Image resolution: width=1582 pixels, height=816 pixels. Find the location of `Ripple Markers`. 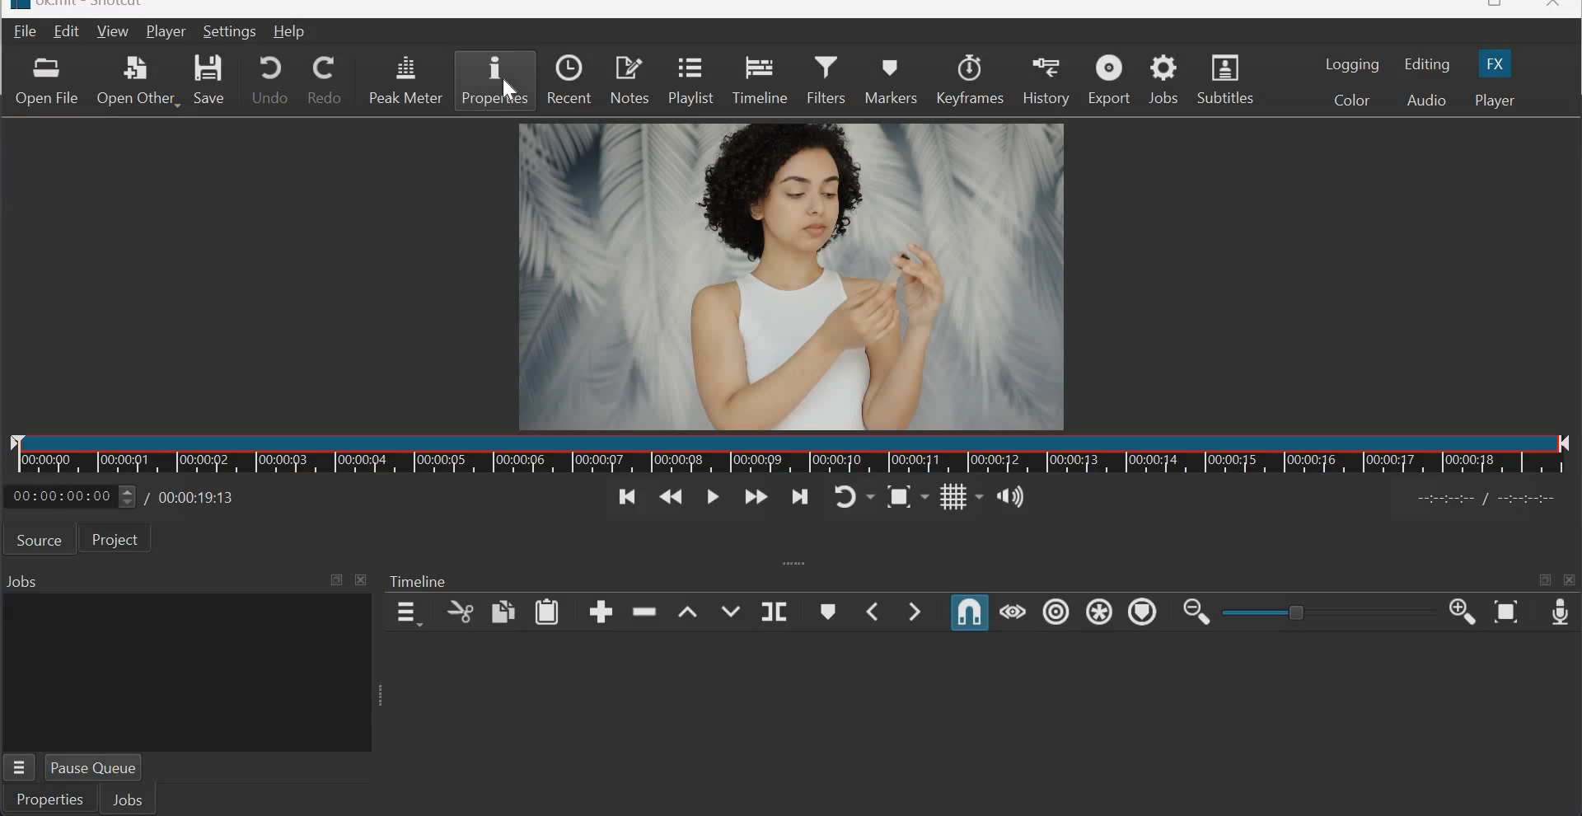

Ripple Markers is located at coordinates (1141, 611).